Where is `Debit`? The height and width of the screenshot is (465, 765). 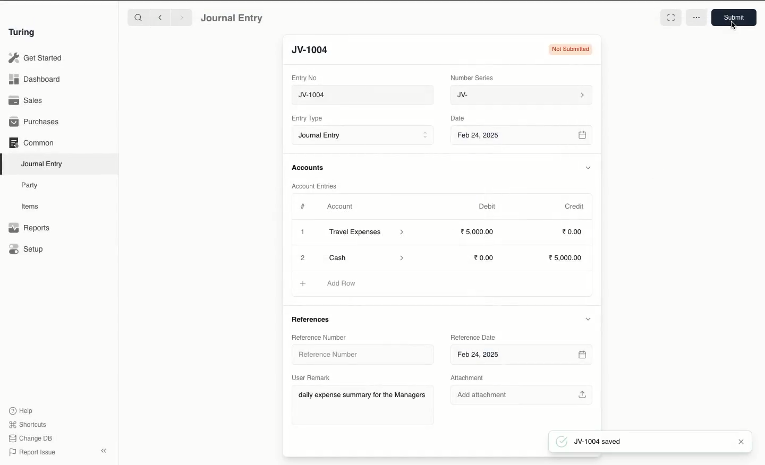 Debit is located at coordinates (487, 206).